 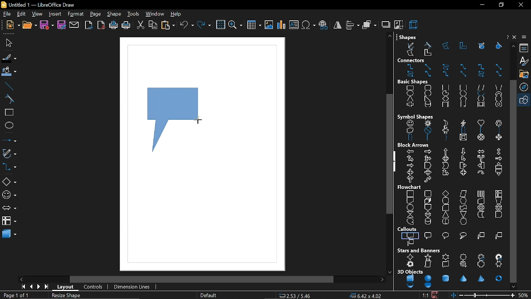 What do you see at coordinates (498, 67) in the screenshot?
I see `straight connector` at bounding box center [498, 67].